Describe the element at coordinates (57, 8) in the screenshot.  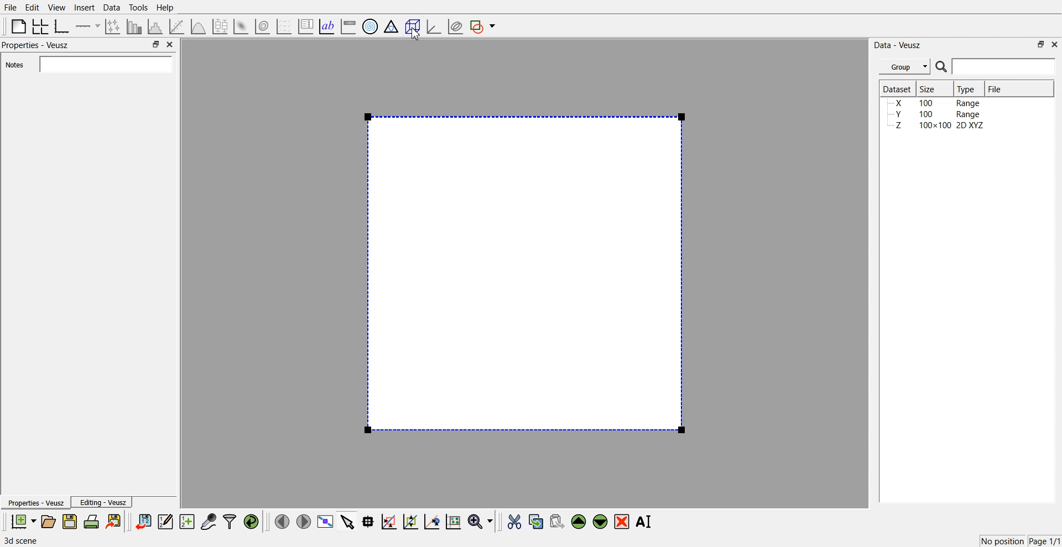
I see `View` at that location.